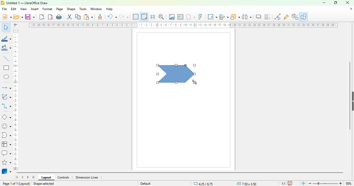 Image resolution: width=354 pixels, height=186 pixels. I want to click on print, so click(59, 17).